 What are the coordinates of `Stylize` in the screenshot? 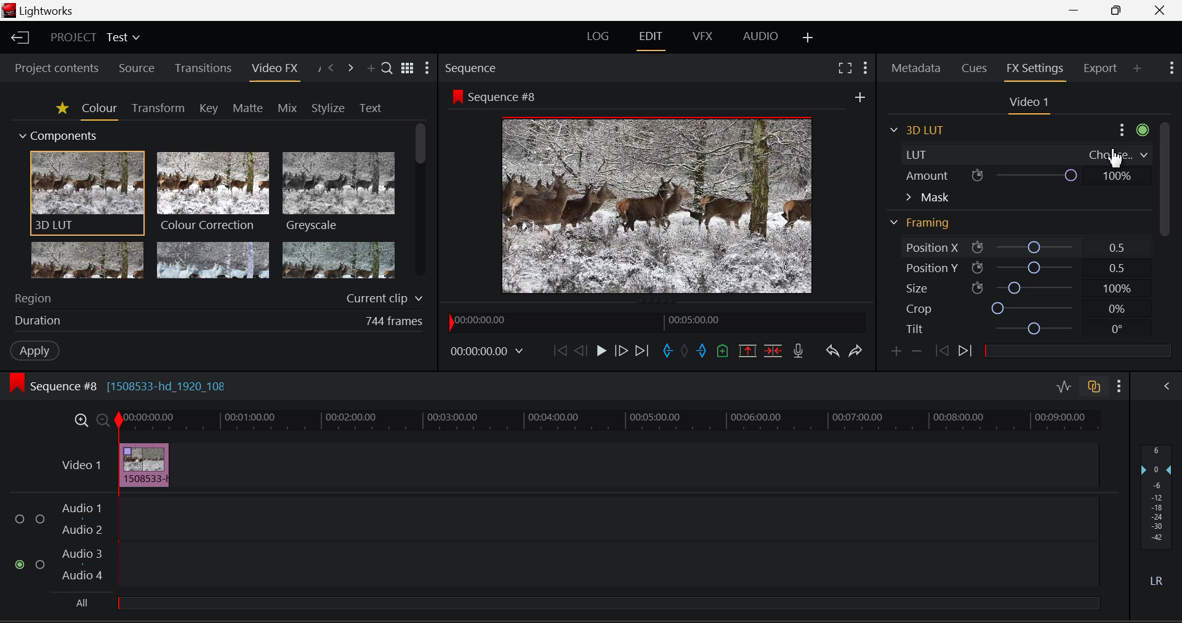 It's located at (326, 108).